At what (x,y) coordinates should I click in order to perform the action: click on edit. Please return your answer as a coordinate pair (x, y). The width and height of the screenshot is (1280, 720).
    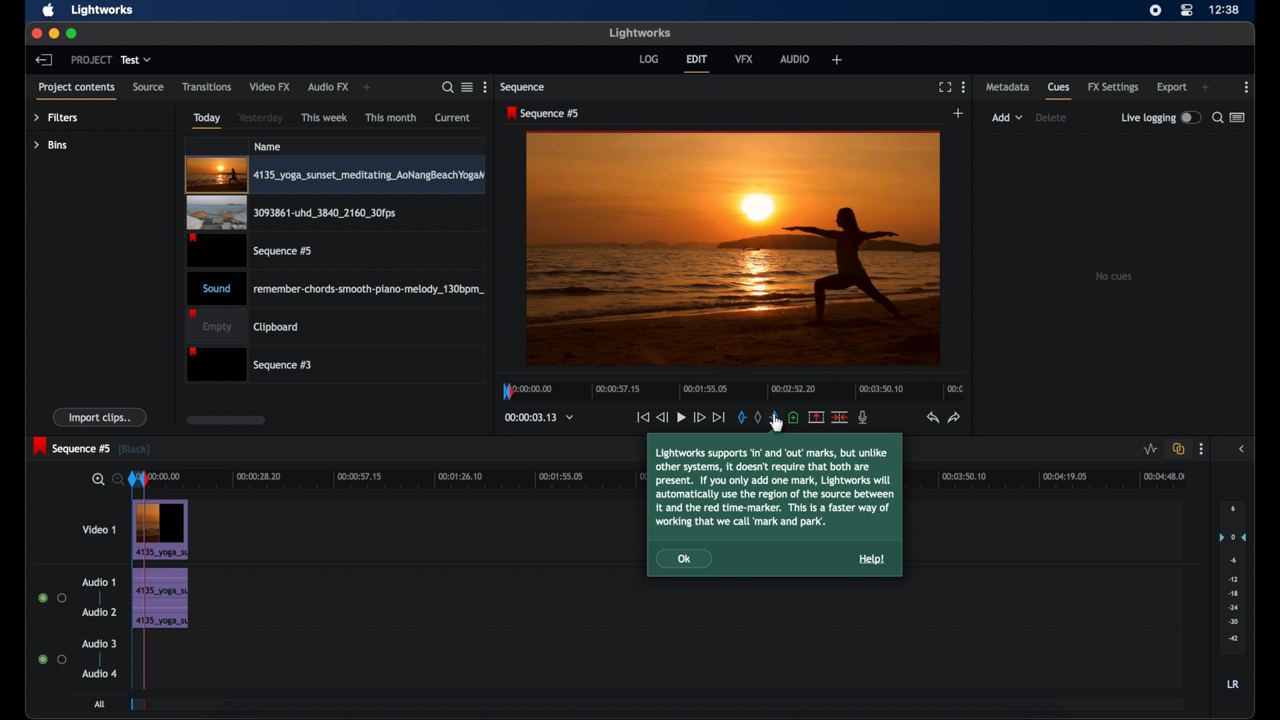
    Looking at the image, I should click on (697, 63).